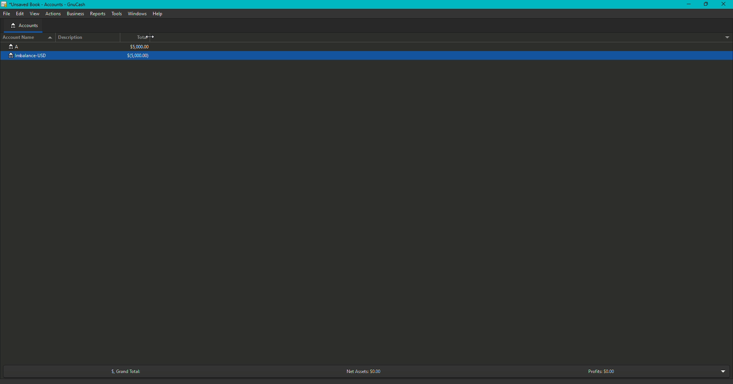 This screenshot has height=384, width=733. I want to click on File, so click(8, 13).